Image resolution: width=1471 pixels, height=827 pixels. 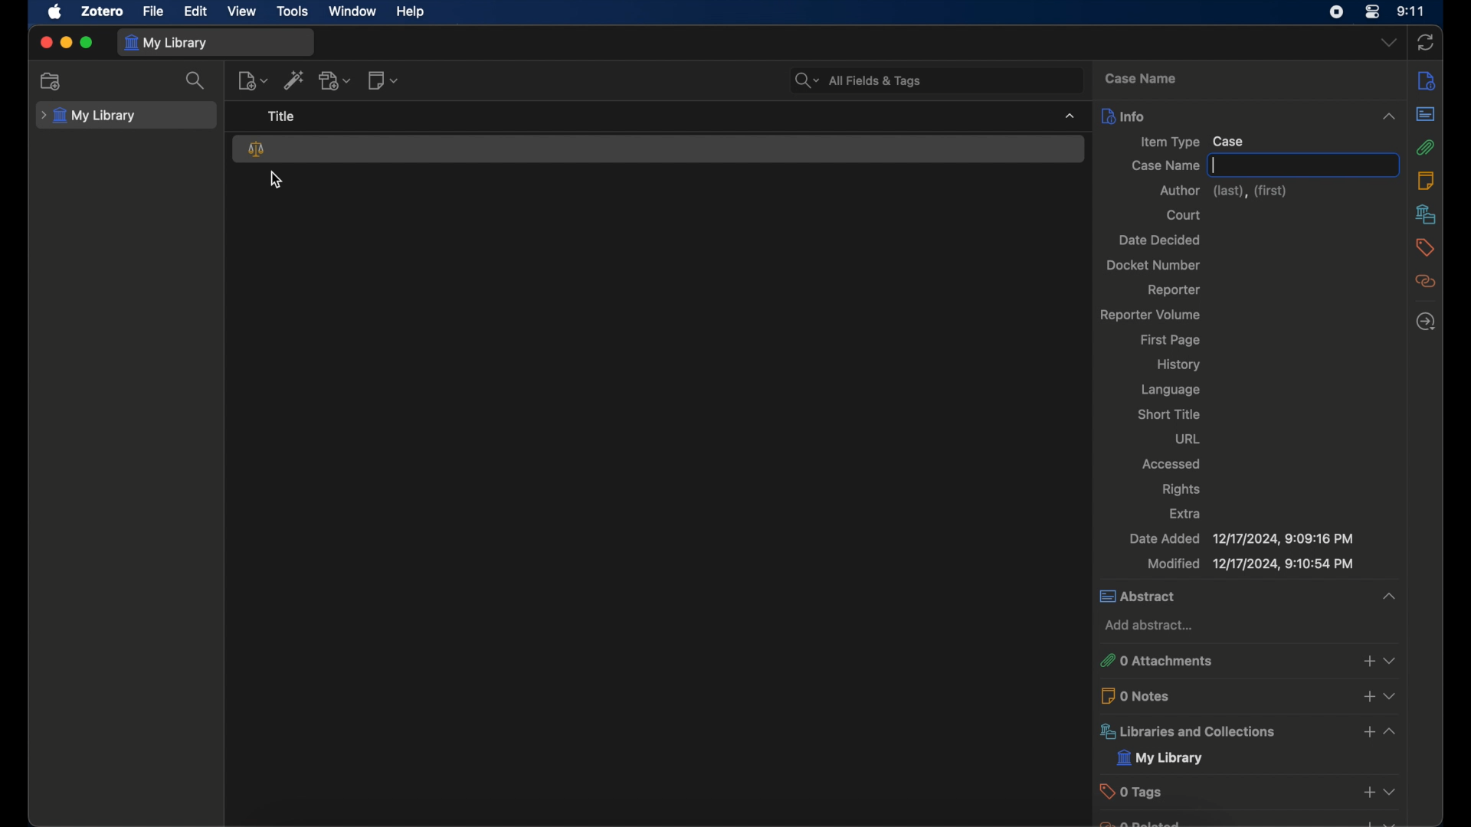 I want to click on add abstract, so click(x=1151, y=625).